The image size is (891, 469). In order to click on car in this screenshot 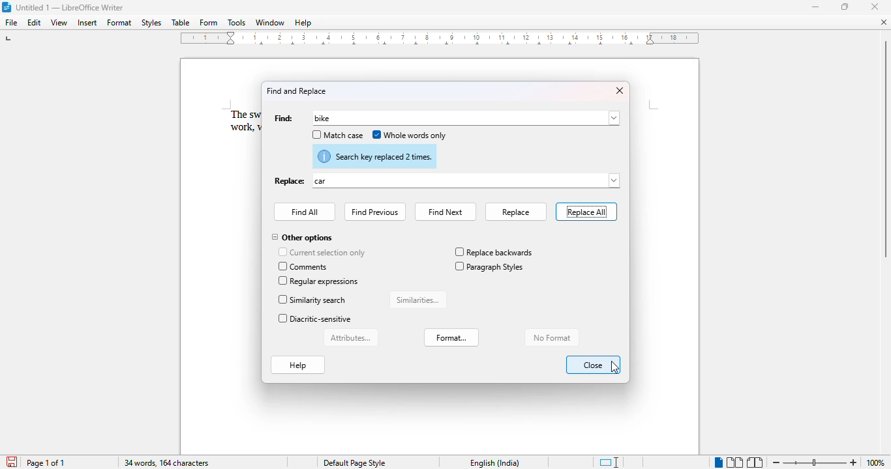, I will do `click(322, 180)`.